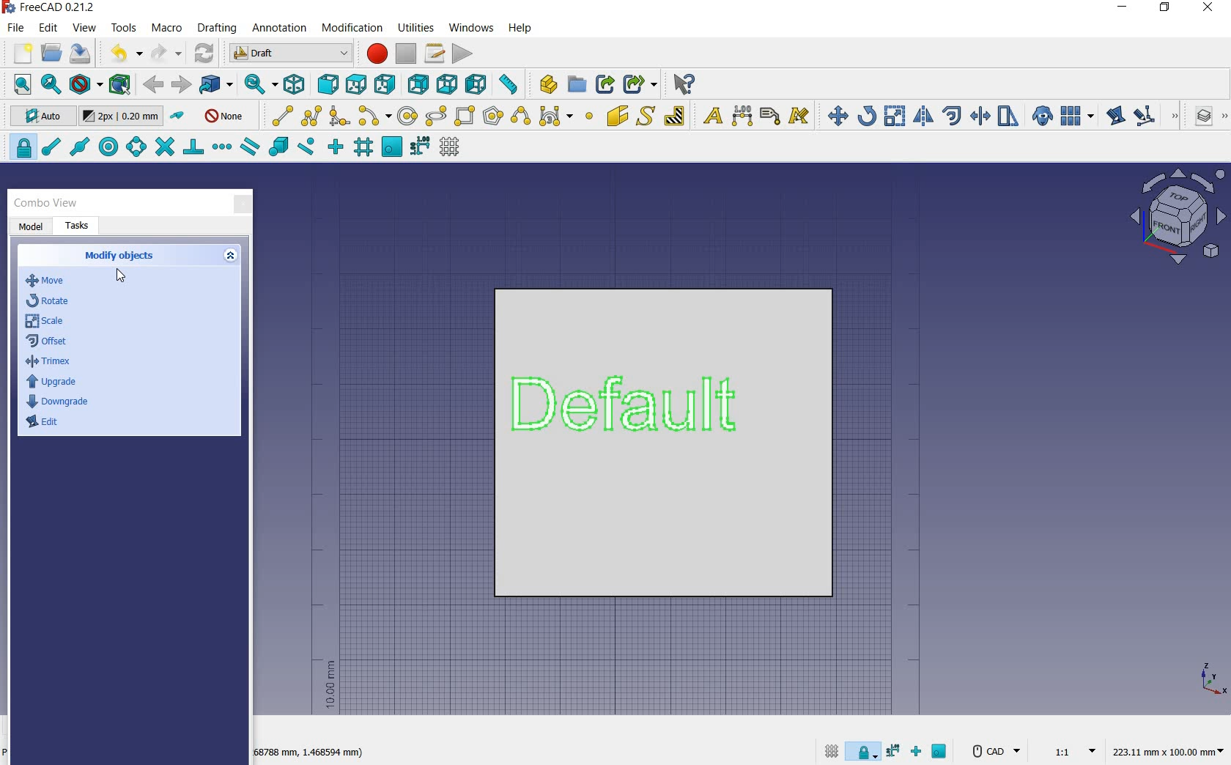 The image size is (1231, 765). Describe the element at coordinates (1213, 679) in the screenshot. I see `xyz point` at that location.